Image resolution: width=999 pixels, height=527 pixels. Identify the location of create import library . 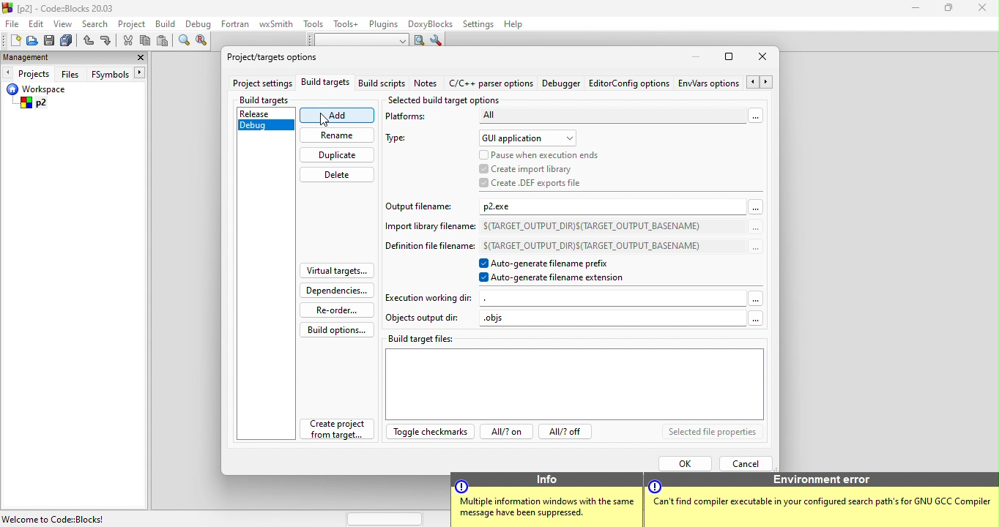
(541, 169).